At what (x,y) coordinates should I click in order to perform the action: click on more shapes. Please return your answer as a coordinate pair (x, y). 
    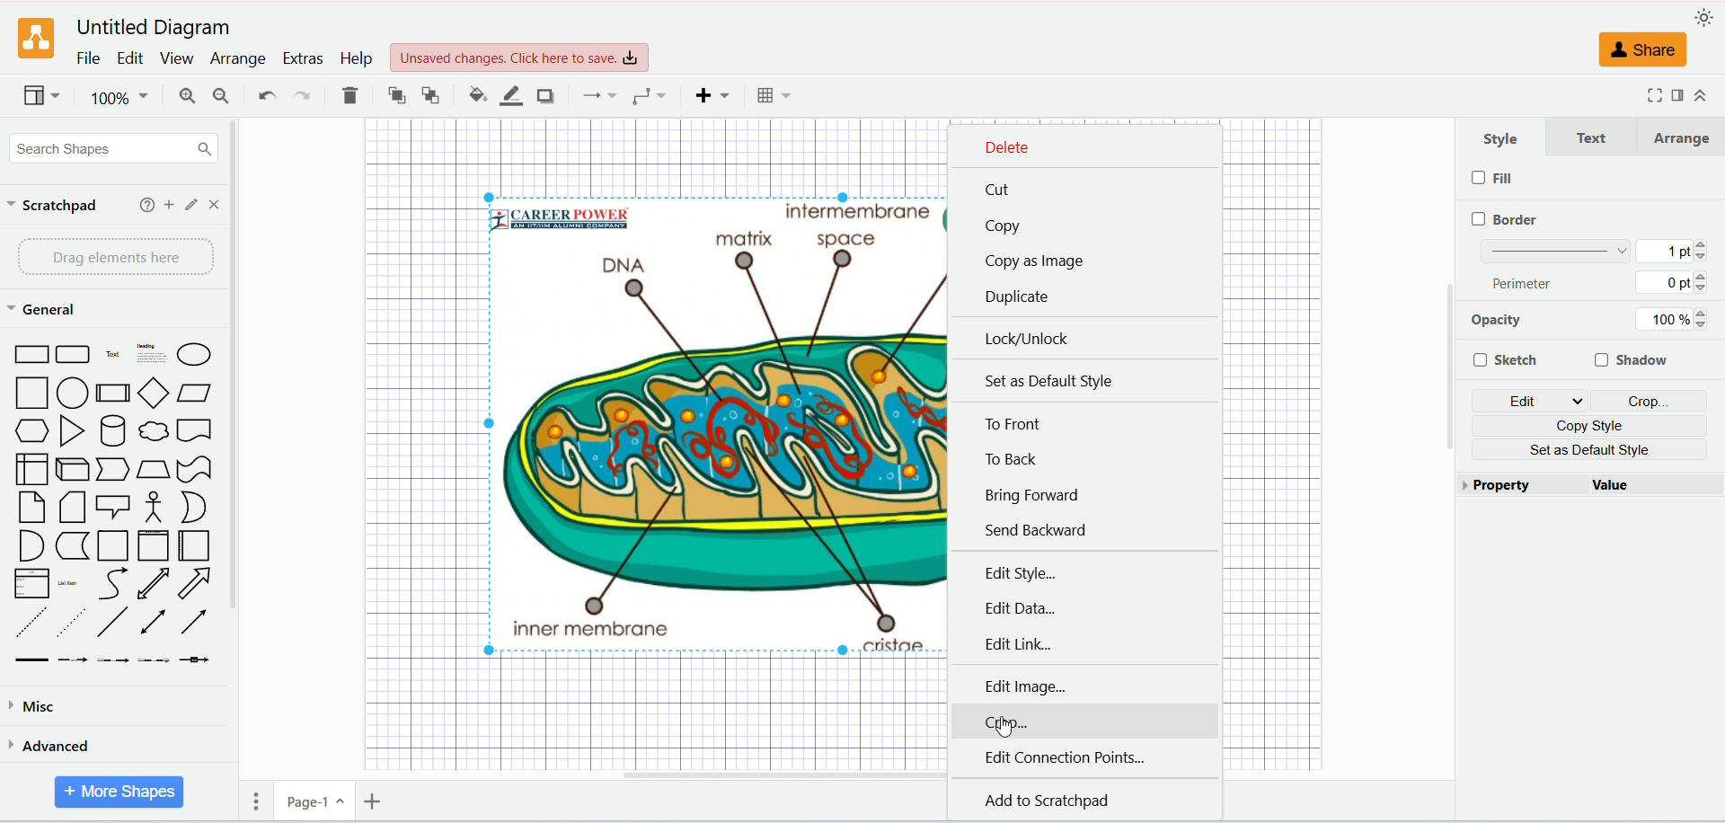
    Looking at the image, I should click on (120, 792).